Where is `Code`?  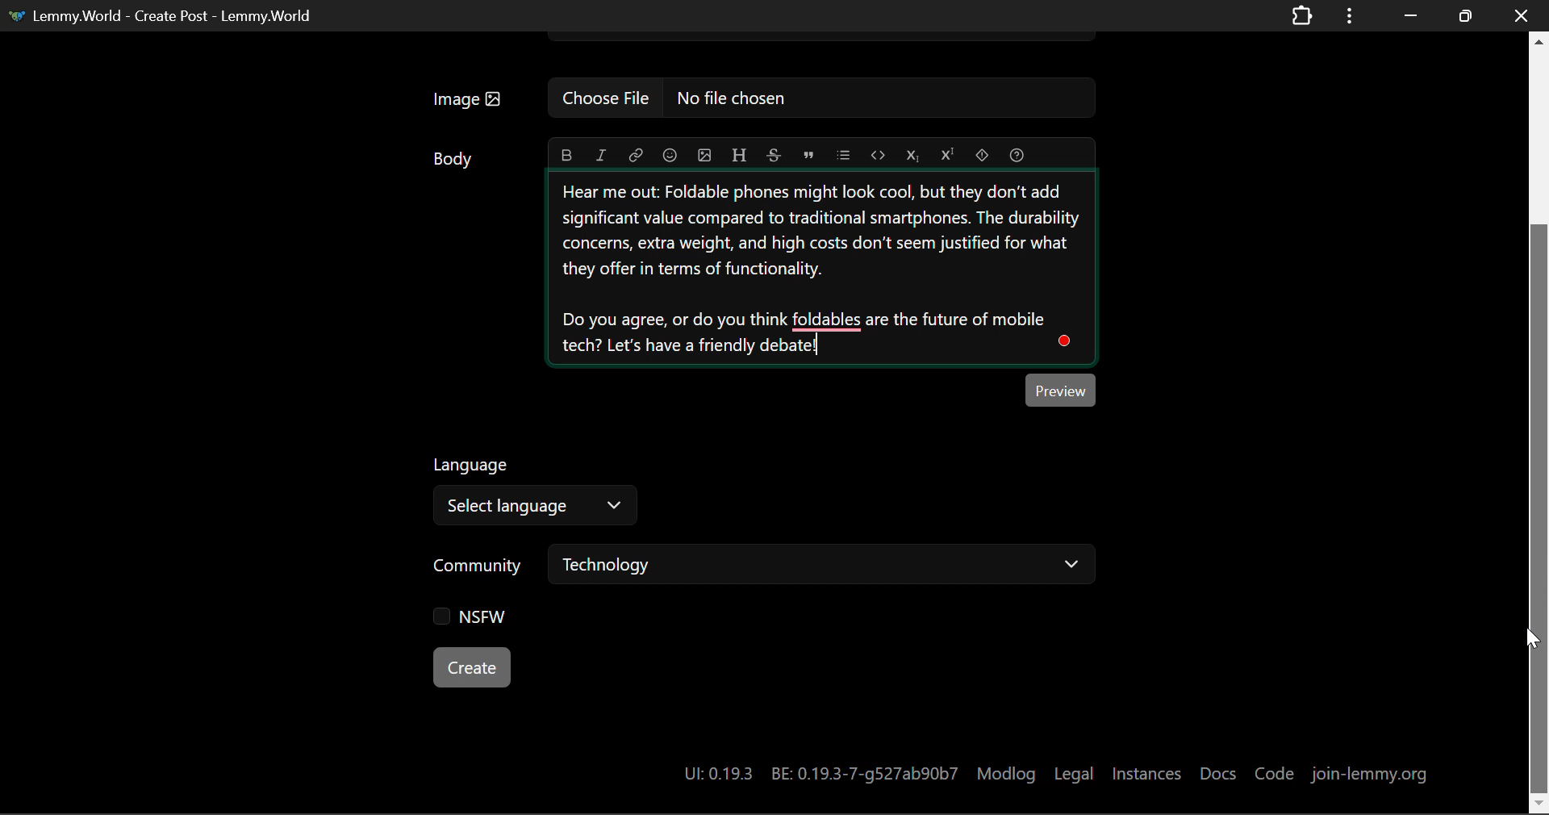 Code is located at coordinates (1273, 769).